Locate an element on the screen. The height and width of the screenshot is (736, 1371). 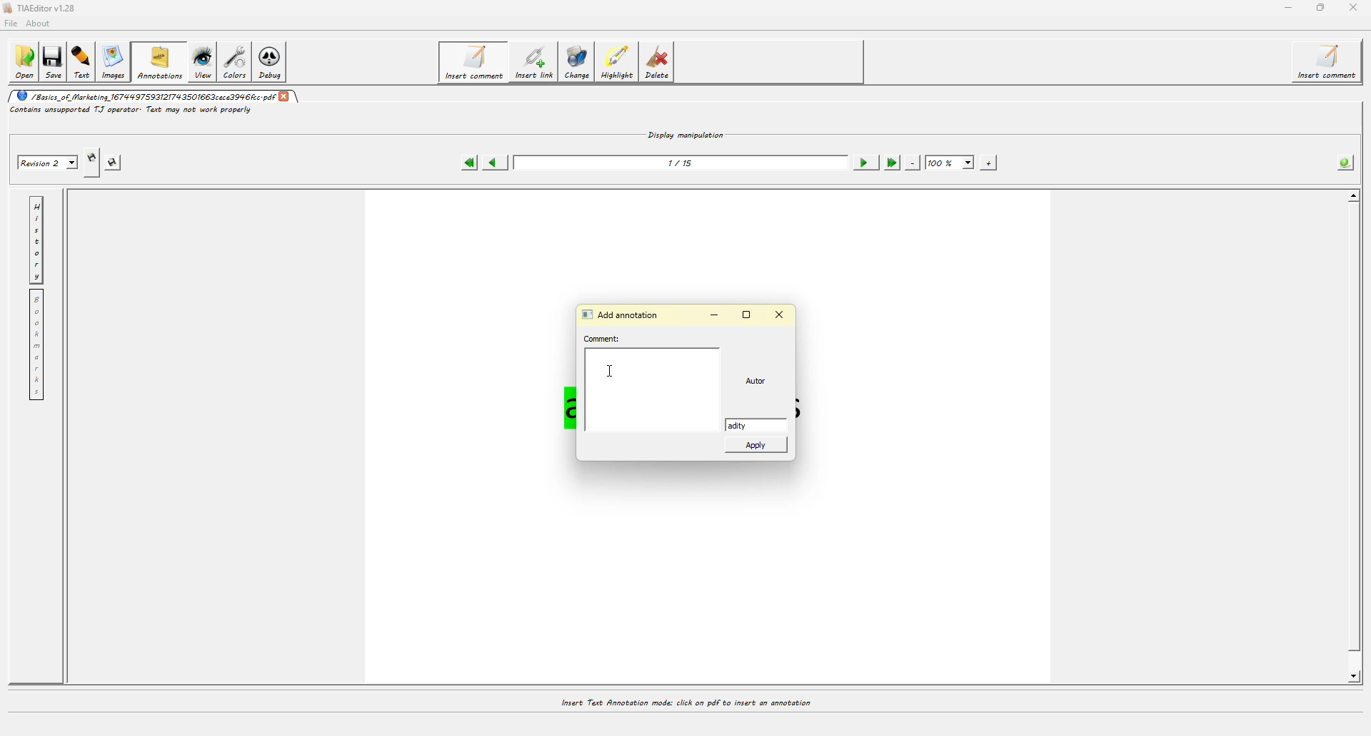
100% is located at coordinates (950, 163).